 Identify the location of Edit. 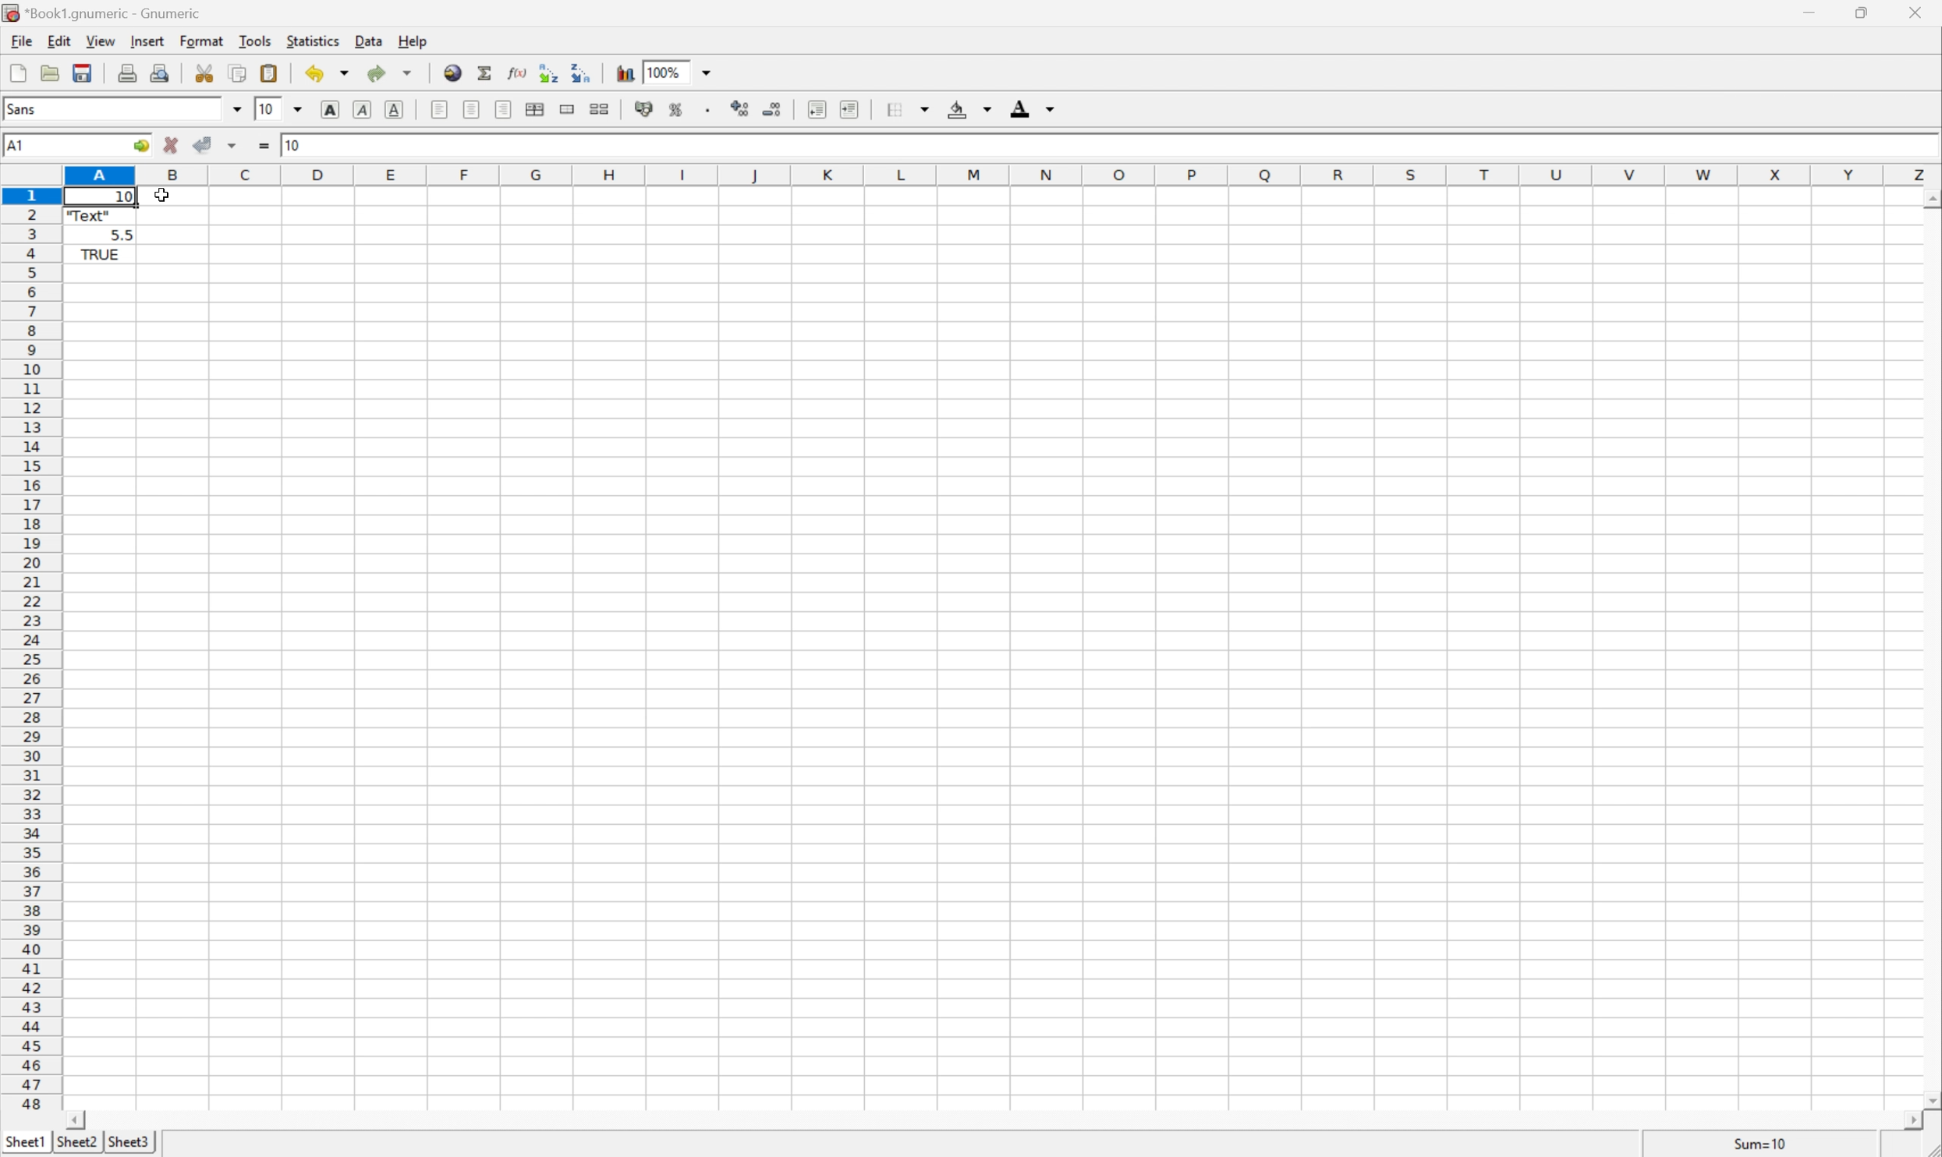
(58, 40).